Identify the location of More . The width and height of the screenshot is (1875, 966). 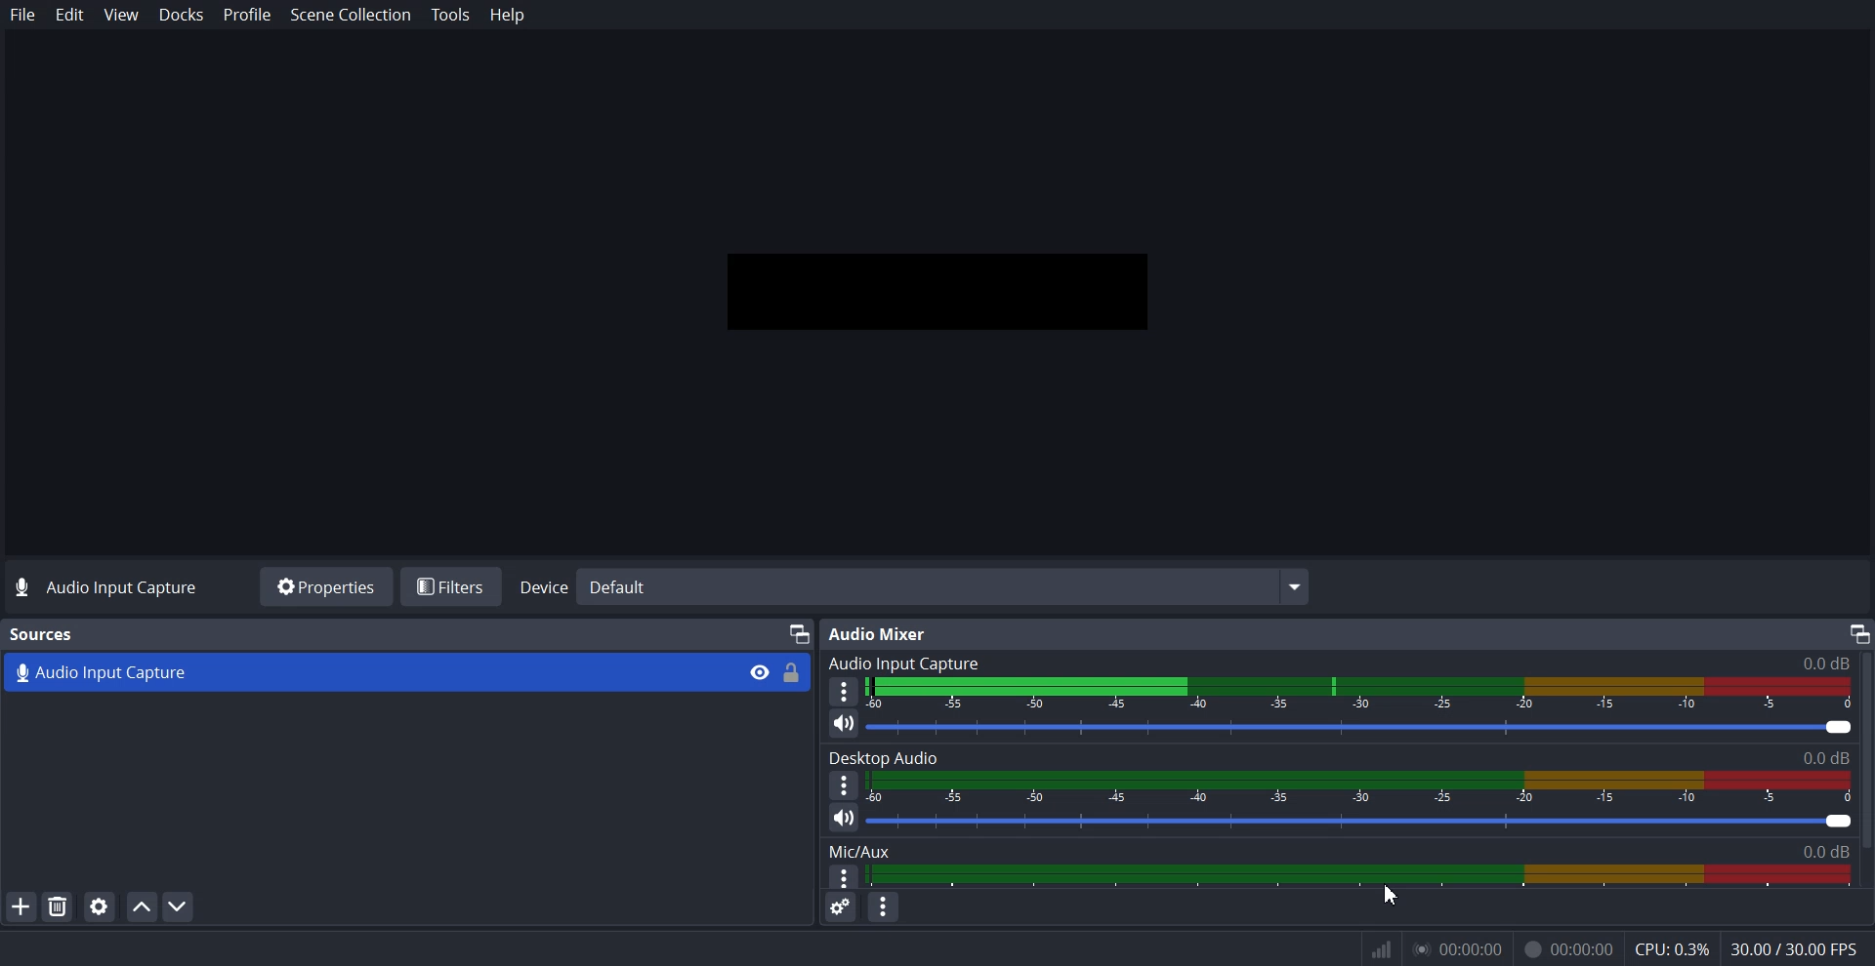
(843, 785).